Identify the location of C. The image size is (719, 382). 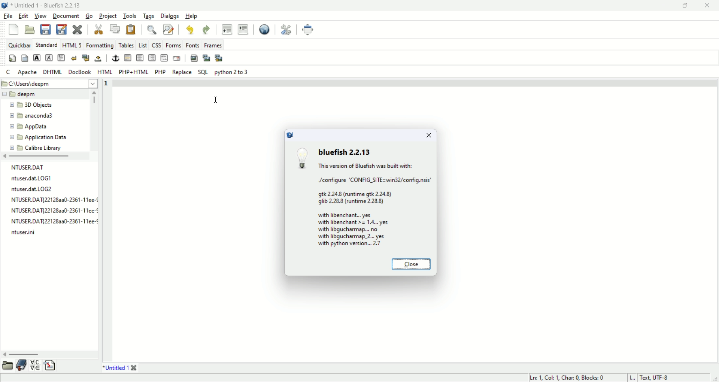
(9, 72).